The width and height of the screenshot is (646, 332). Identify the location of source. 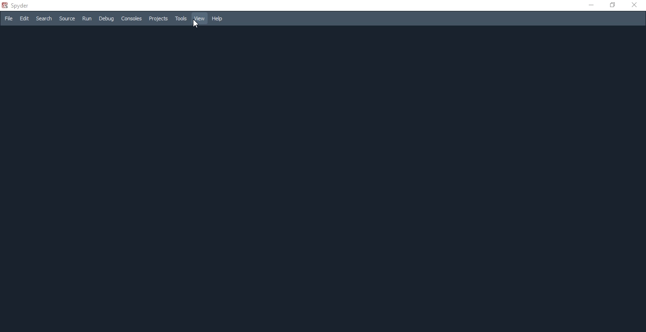
(67, 19).